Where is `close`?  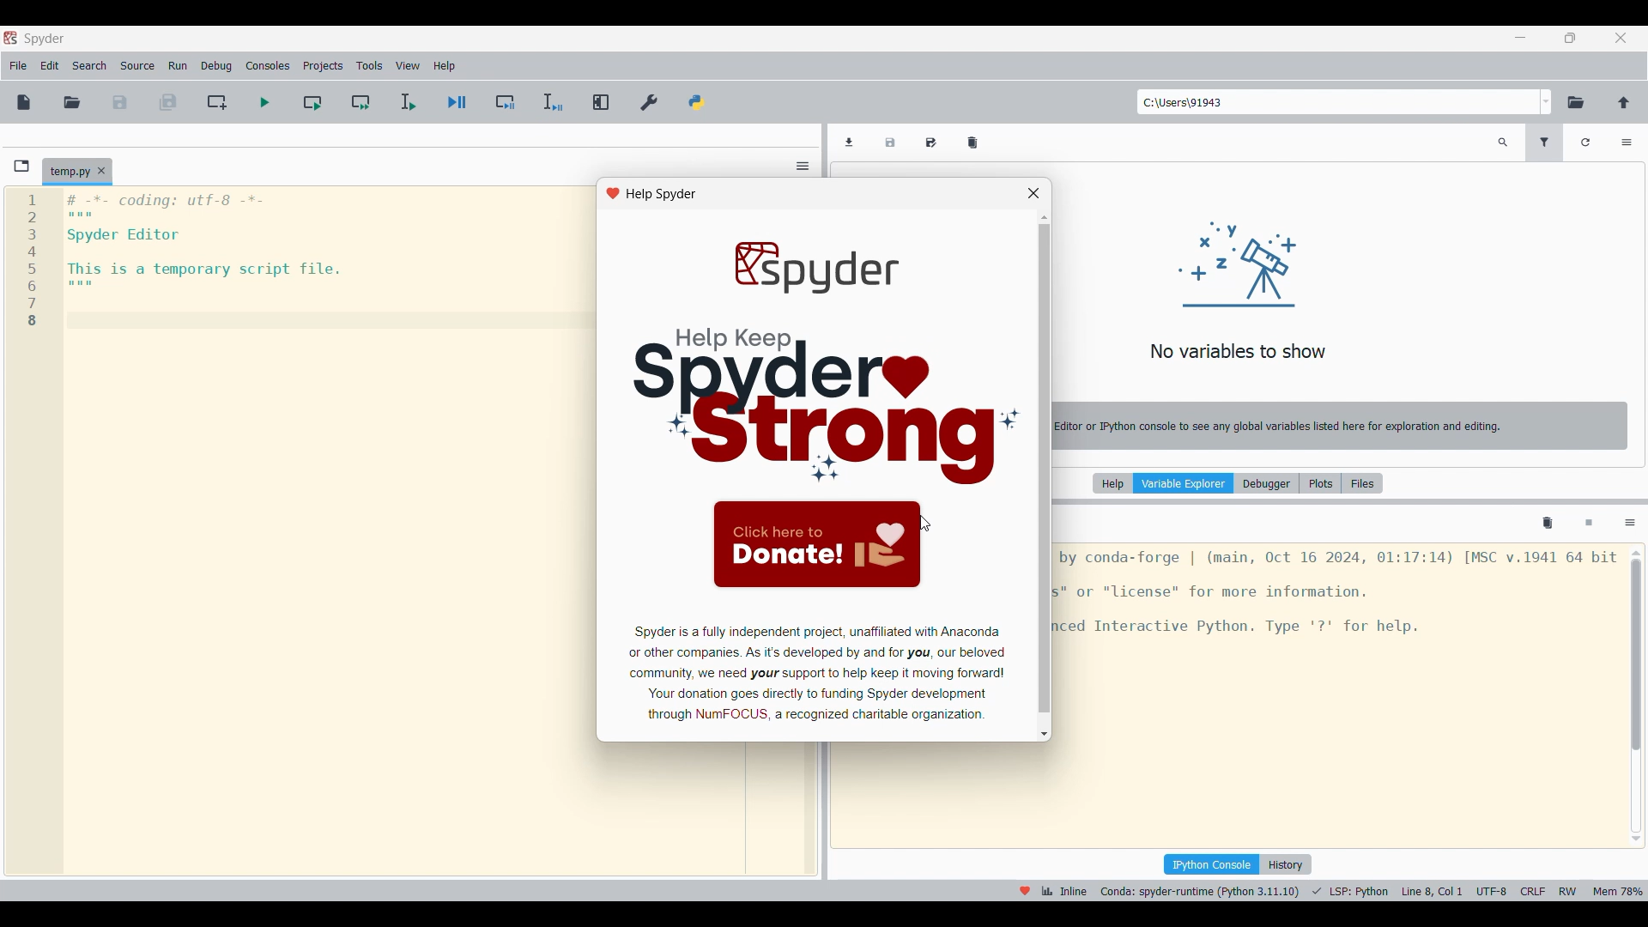 close is located at coordinates (1033, 192).